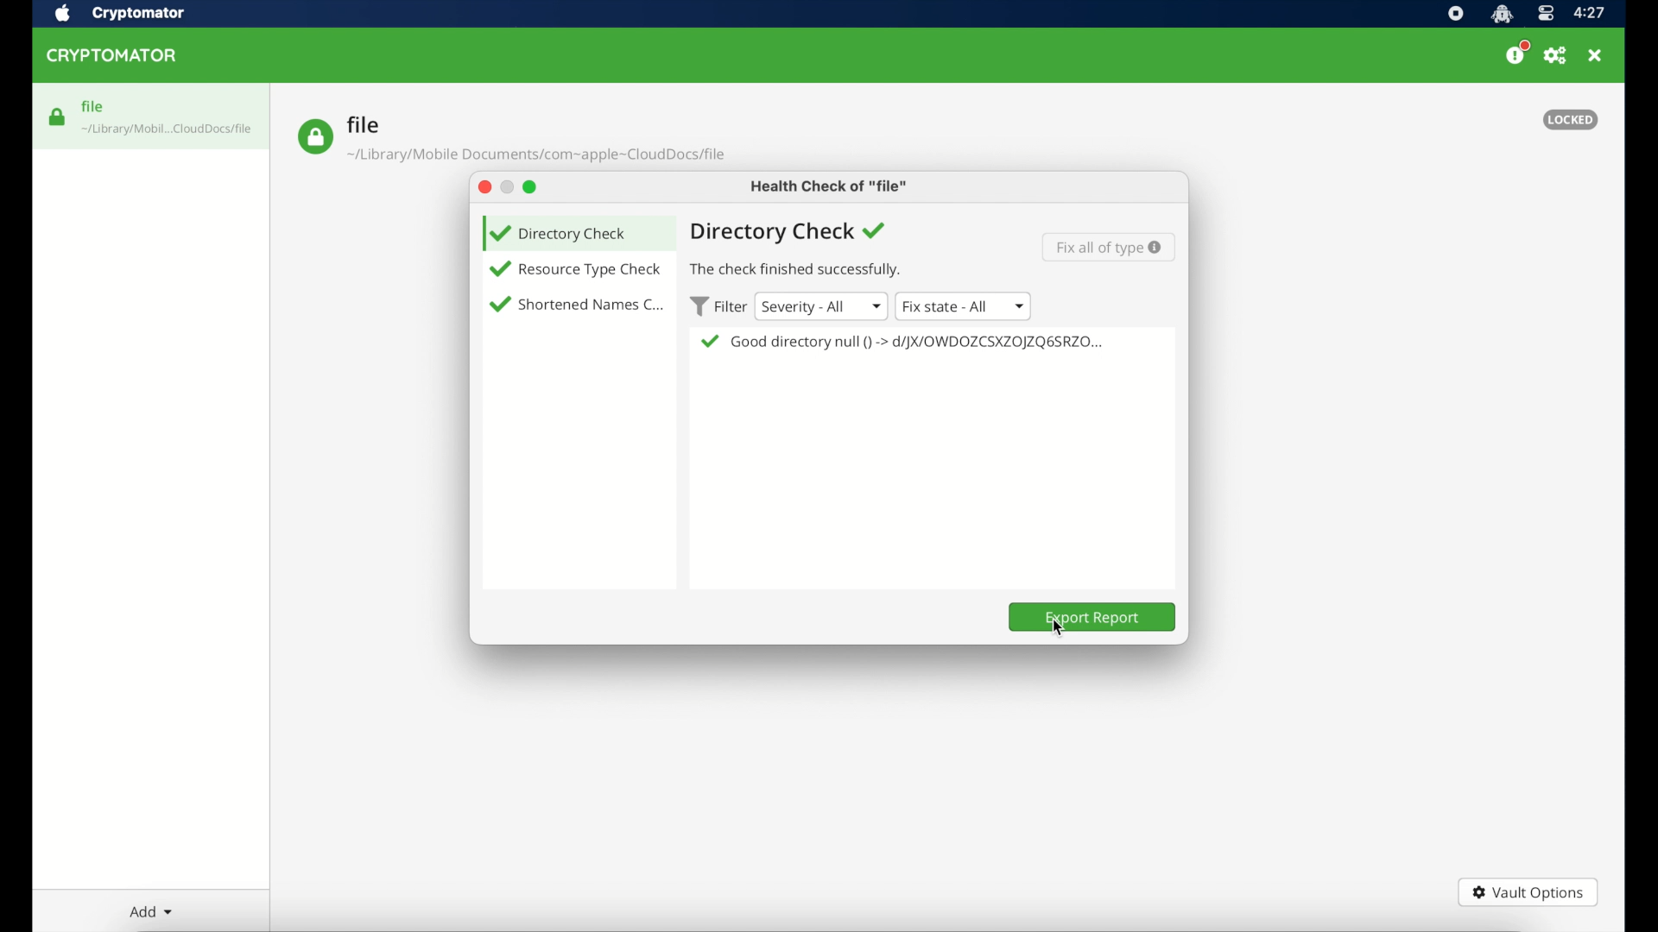 This screenshot has height=932, width=1658. What do you see at coordinates (139, 13) in the screenshot?
I see `cryptomator` at bounding box center [139, 13].